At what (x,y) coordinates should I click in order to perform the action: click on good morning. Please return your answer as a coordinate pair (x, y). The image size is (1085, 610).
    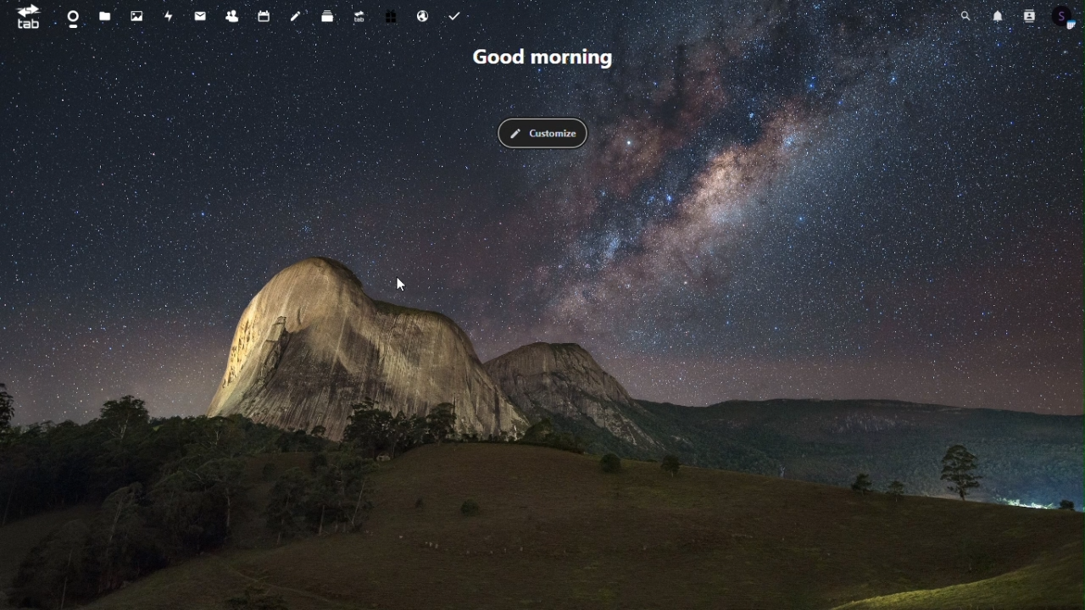
    Looking at the image, I should click on (546, 57).